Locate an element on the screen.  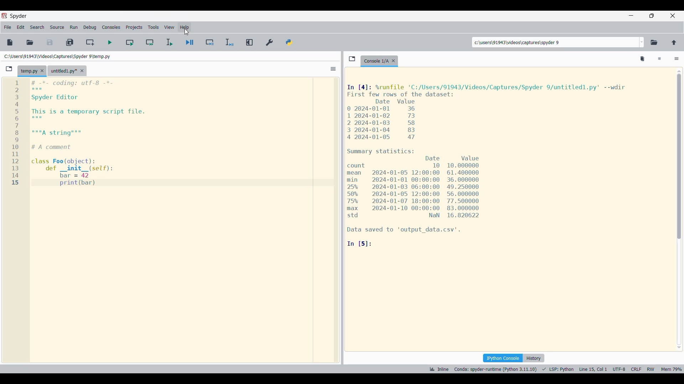
Details of current code is located at coordinates (555, 369).